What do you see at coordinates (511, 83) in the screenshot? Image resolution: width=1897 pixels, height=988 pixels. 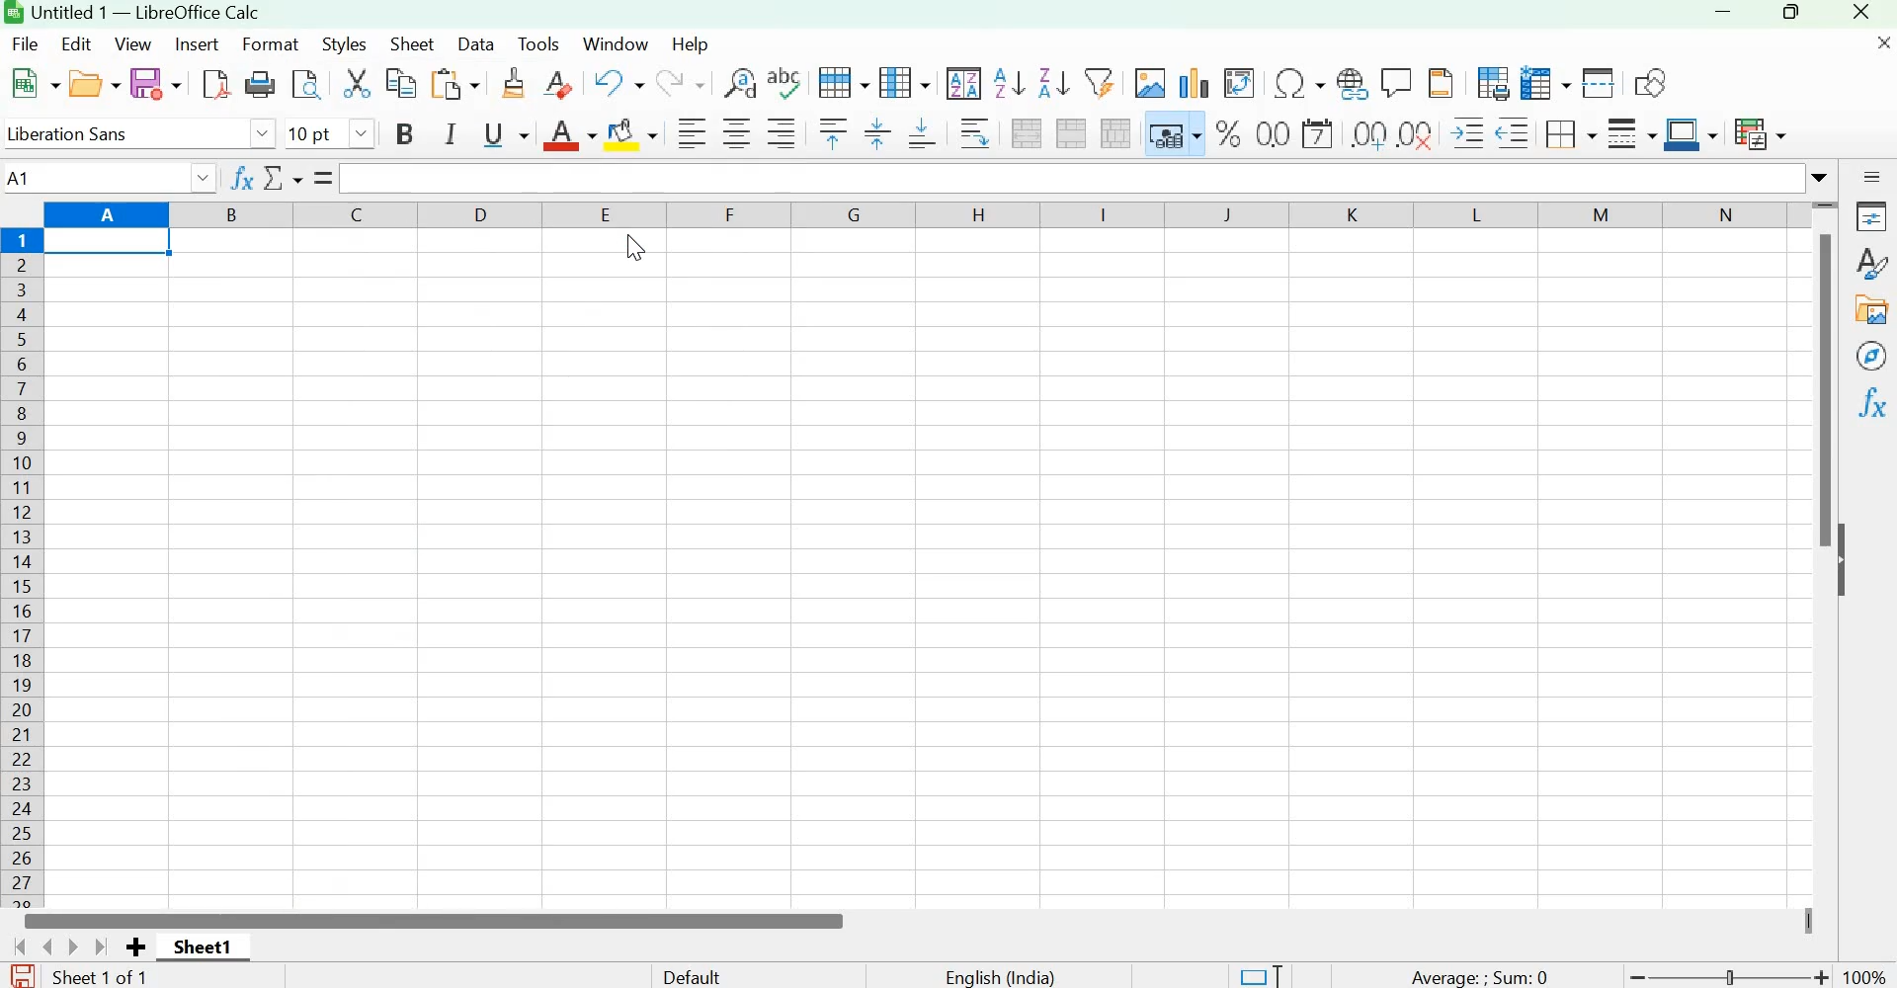 I see `Clone formatting` at bounding box center [511, 83].